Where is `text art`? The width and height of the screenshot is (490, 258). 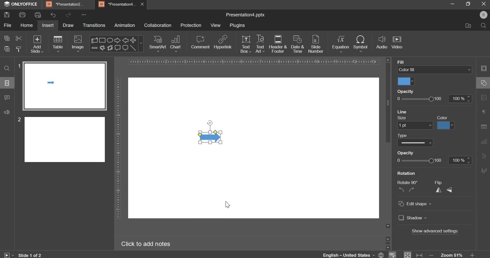 text art is located at coordinates (259, 44).